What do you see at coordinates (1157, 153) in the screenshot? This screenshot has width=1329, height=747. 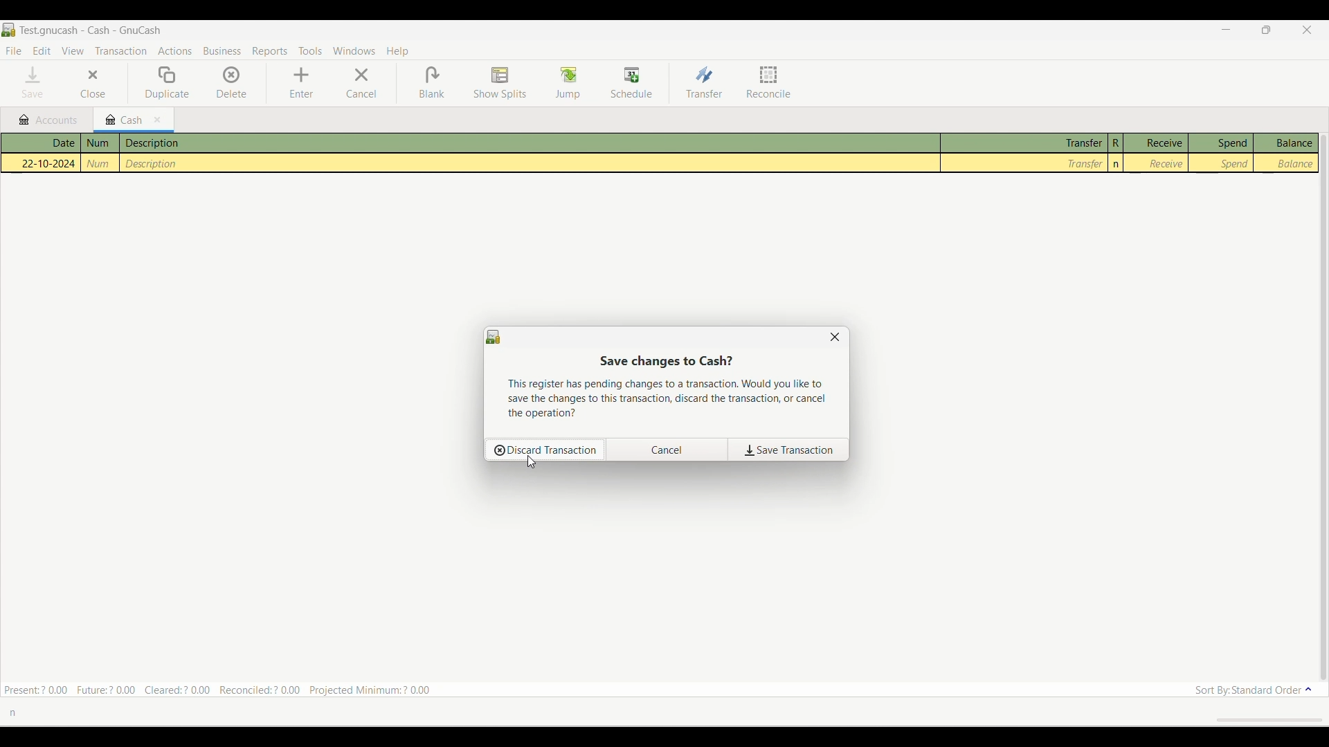 I see `Receive column` at bounding box center [1157, 153].